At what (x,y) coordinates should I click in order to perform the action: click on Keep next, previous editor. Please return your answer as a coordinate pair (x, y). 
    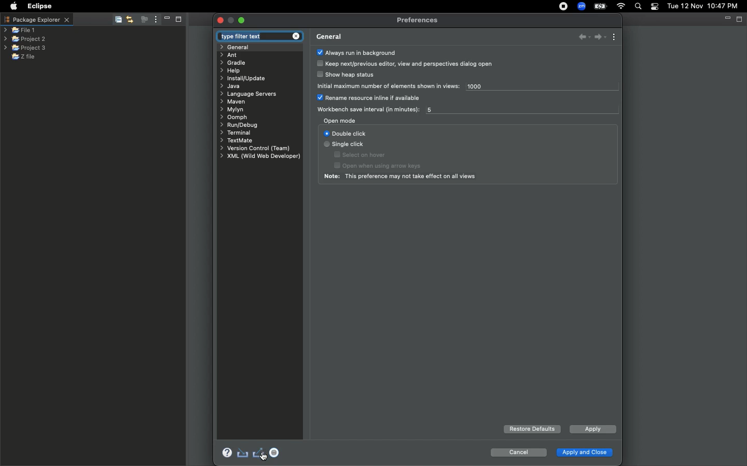
    Looking at the image, I should click on (406, 64).